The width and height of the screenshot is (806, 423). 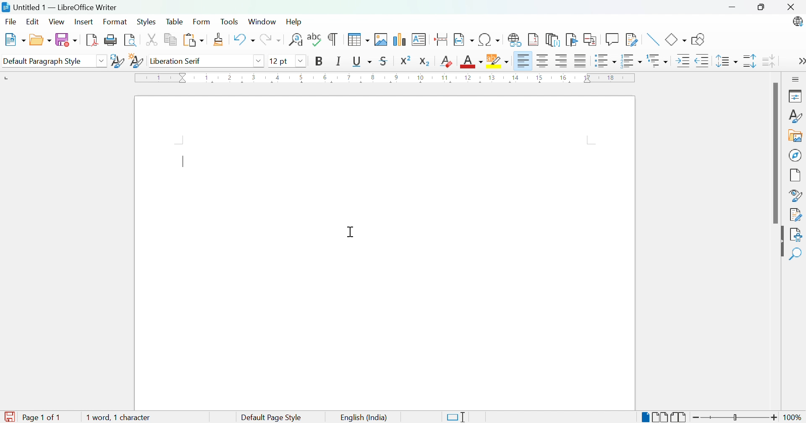 What do you see at coordinates (697, 418) in the screenshot?
I see `Zoom out` at bounding box center [697, 418].